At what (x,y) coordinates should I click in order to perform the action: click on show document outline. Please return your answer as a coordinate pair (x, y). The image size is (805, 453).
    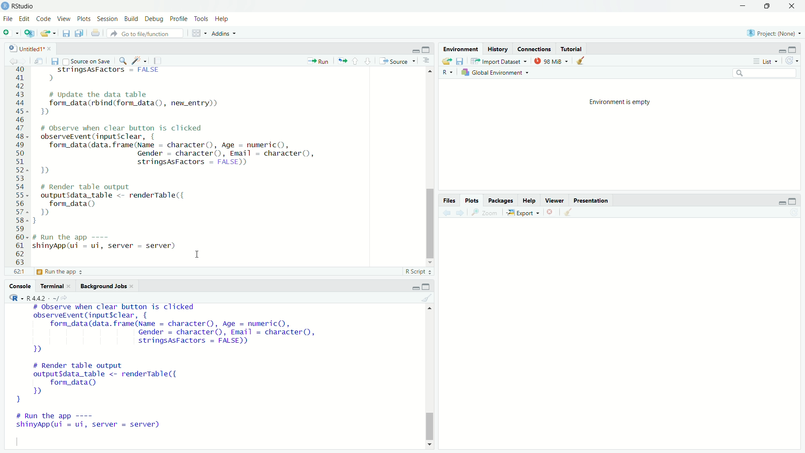
    Looking at the image, I should click on (426, 62).